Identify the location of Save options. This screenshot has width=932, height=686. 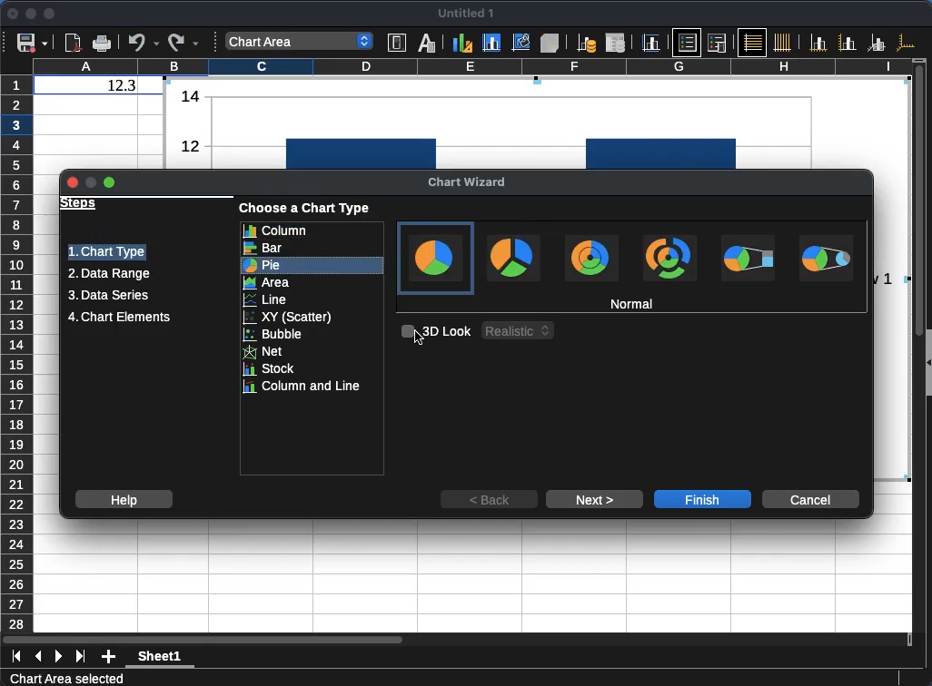
(33, 43).